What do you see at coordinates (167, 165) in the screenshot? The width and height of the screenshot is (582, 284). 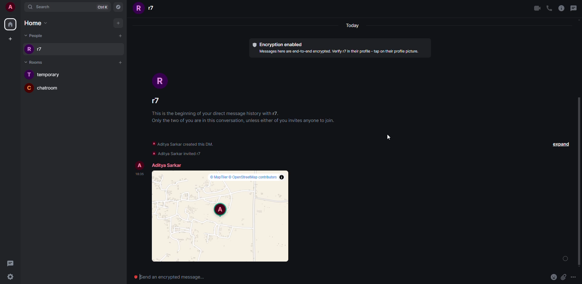 I see `account` at bounding box center [167, 165].